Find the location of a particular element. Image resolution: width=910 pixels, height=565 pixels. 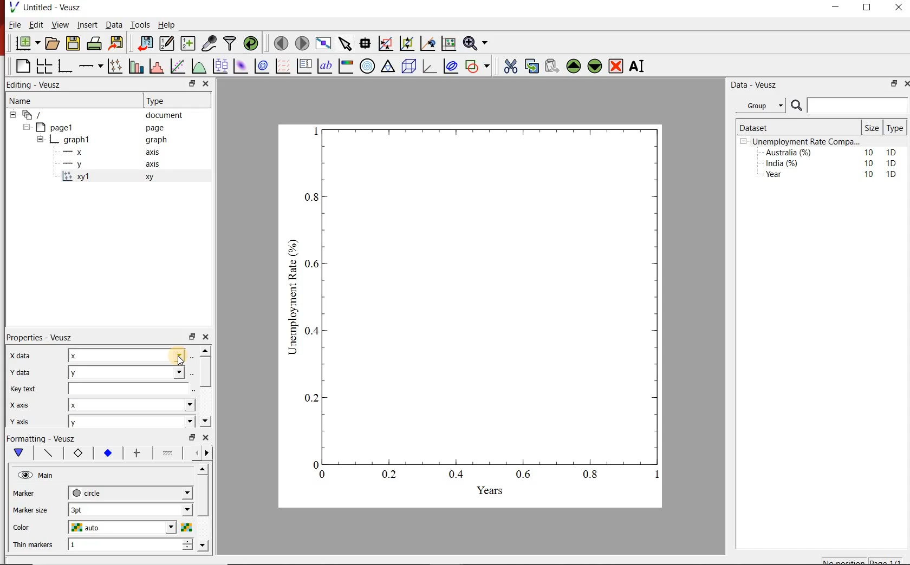

minimise is located at coordinates (893, 83).